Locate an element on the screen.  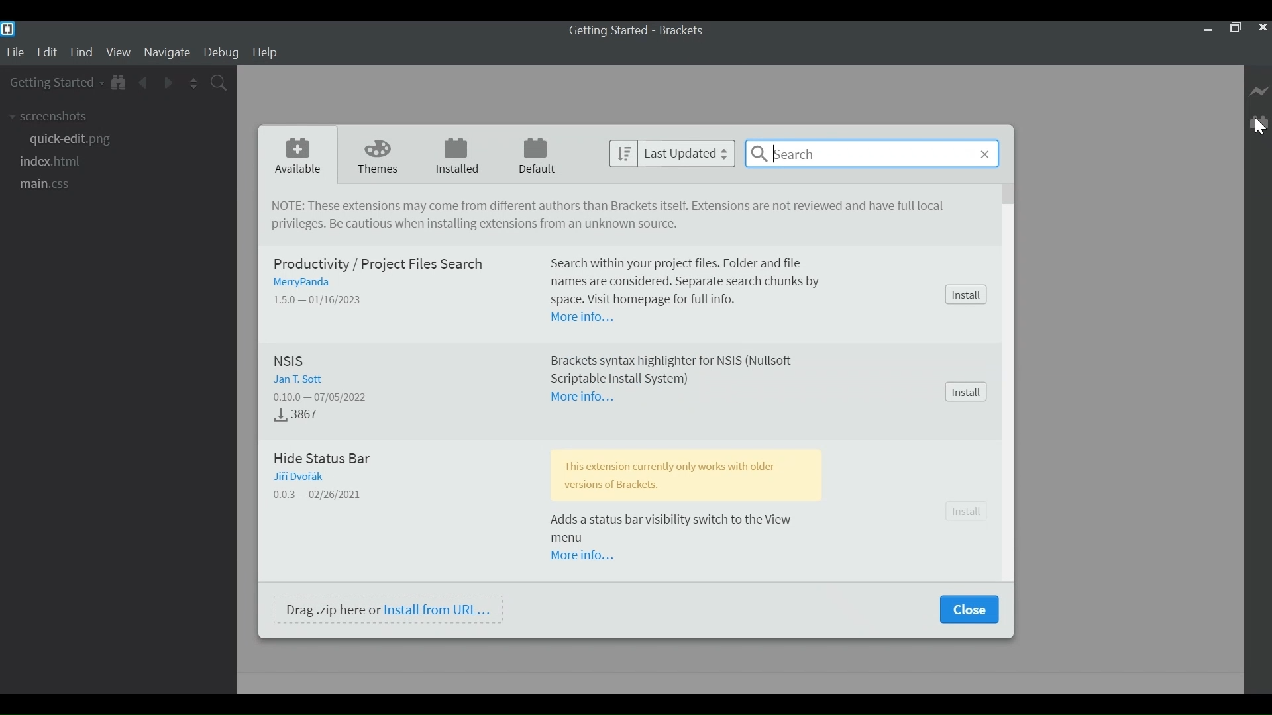
Install is located at coordinates (967, 391).